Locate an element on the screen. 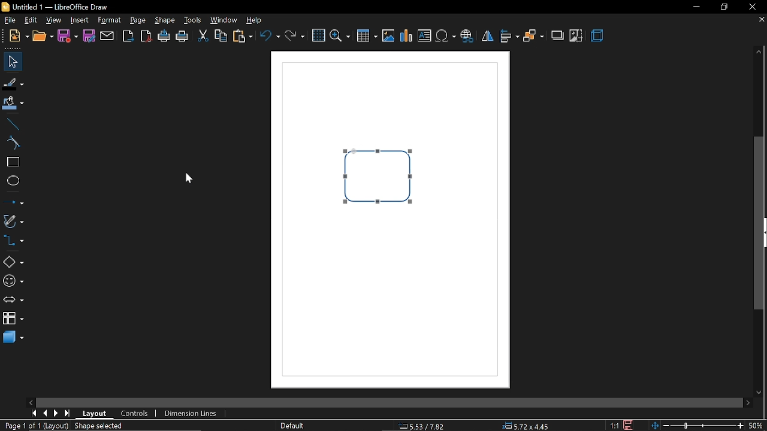  curve is located at coordinates (14, 142).